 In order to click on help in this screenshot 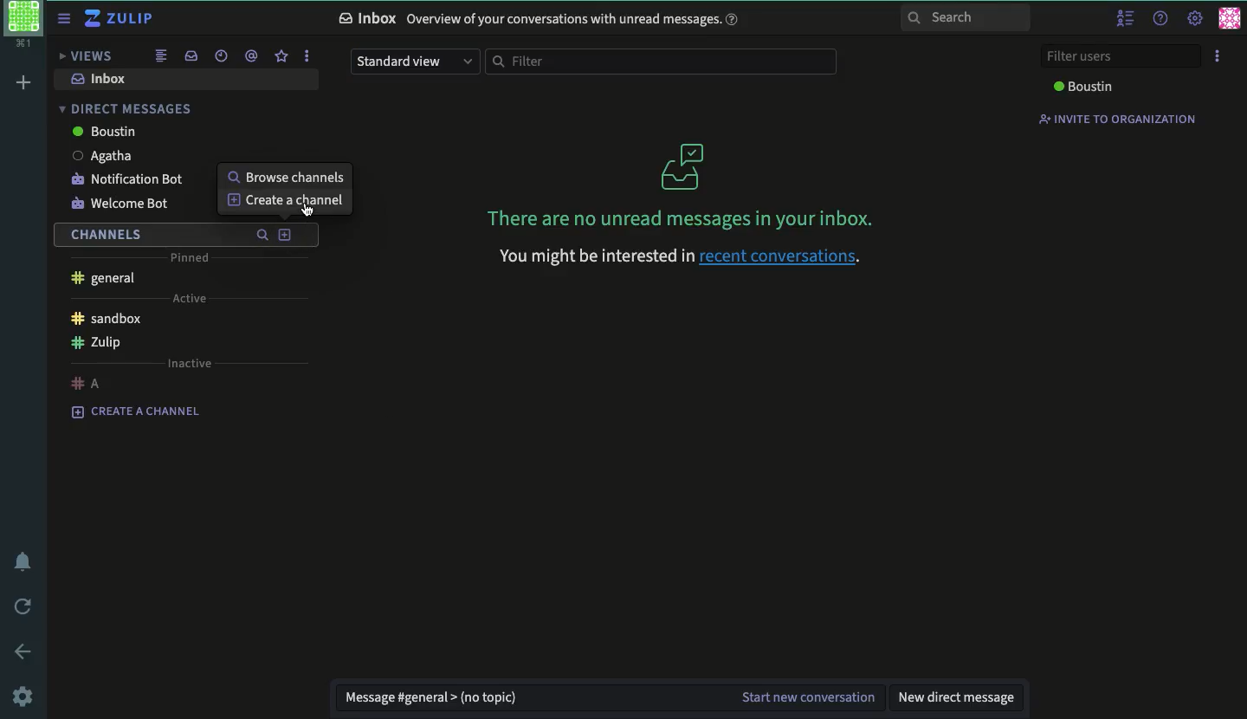, I will do `click(1160, 19)`.